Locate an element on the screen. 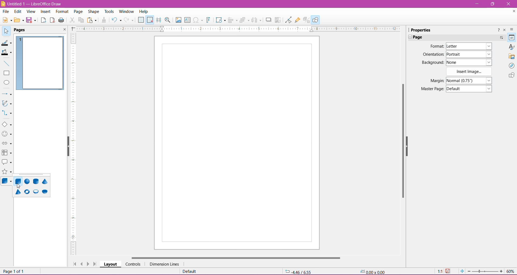  Clone Formatting is located at coordinates (104, 20).